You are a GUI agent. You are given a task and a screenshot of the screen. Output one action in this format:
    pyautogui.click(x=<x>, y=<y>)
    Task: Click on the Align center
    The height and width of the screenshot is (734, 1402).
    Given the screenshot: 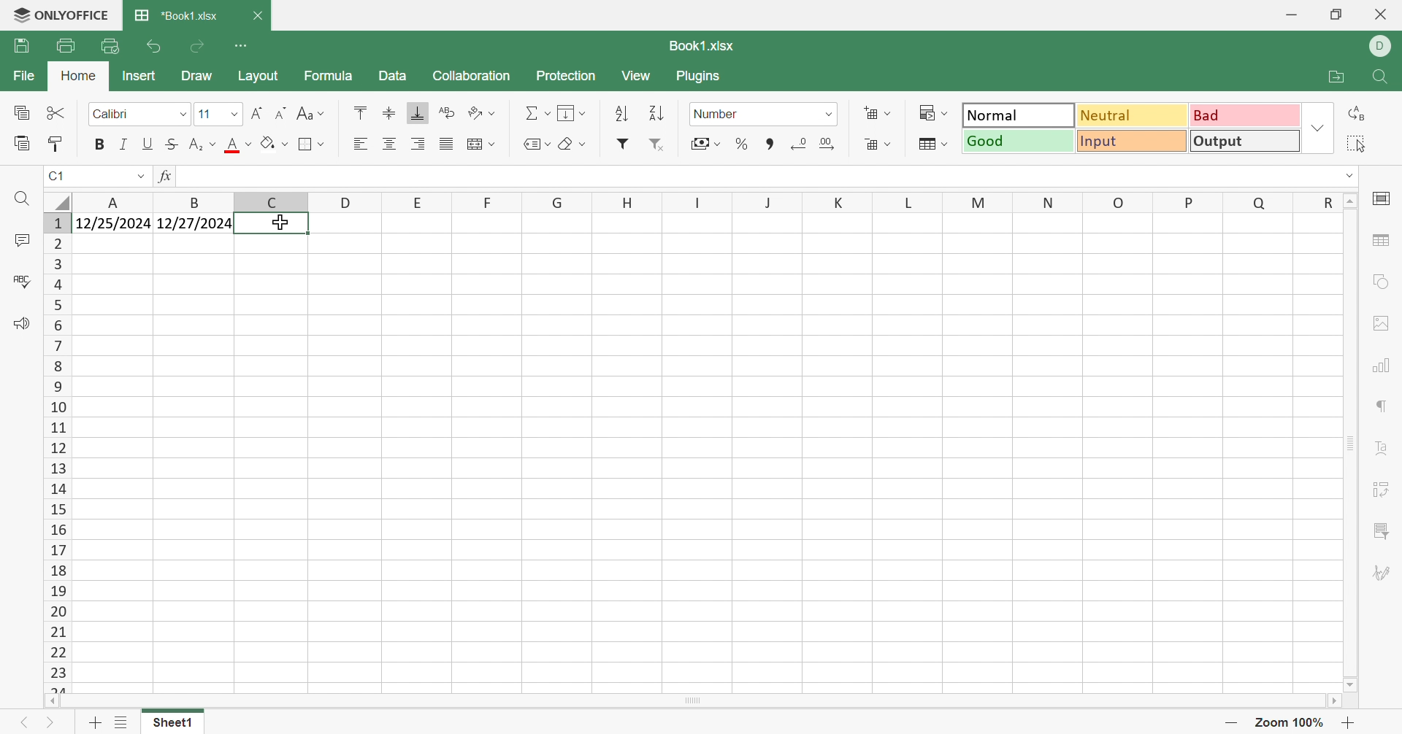 What is the action you would take?
    pyautogui.click(x=388, y=144)
    